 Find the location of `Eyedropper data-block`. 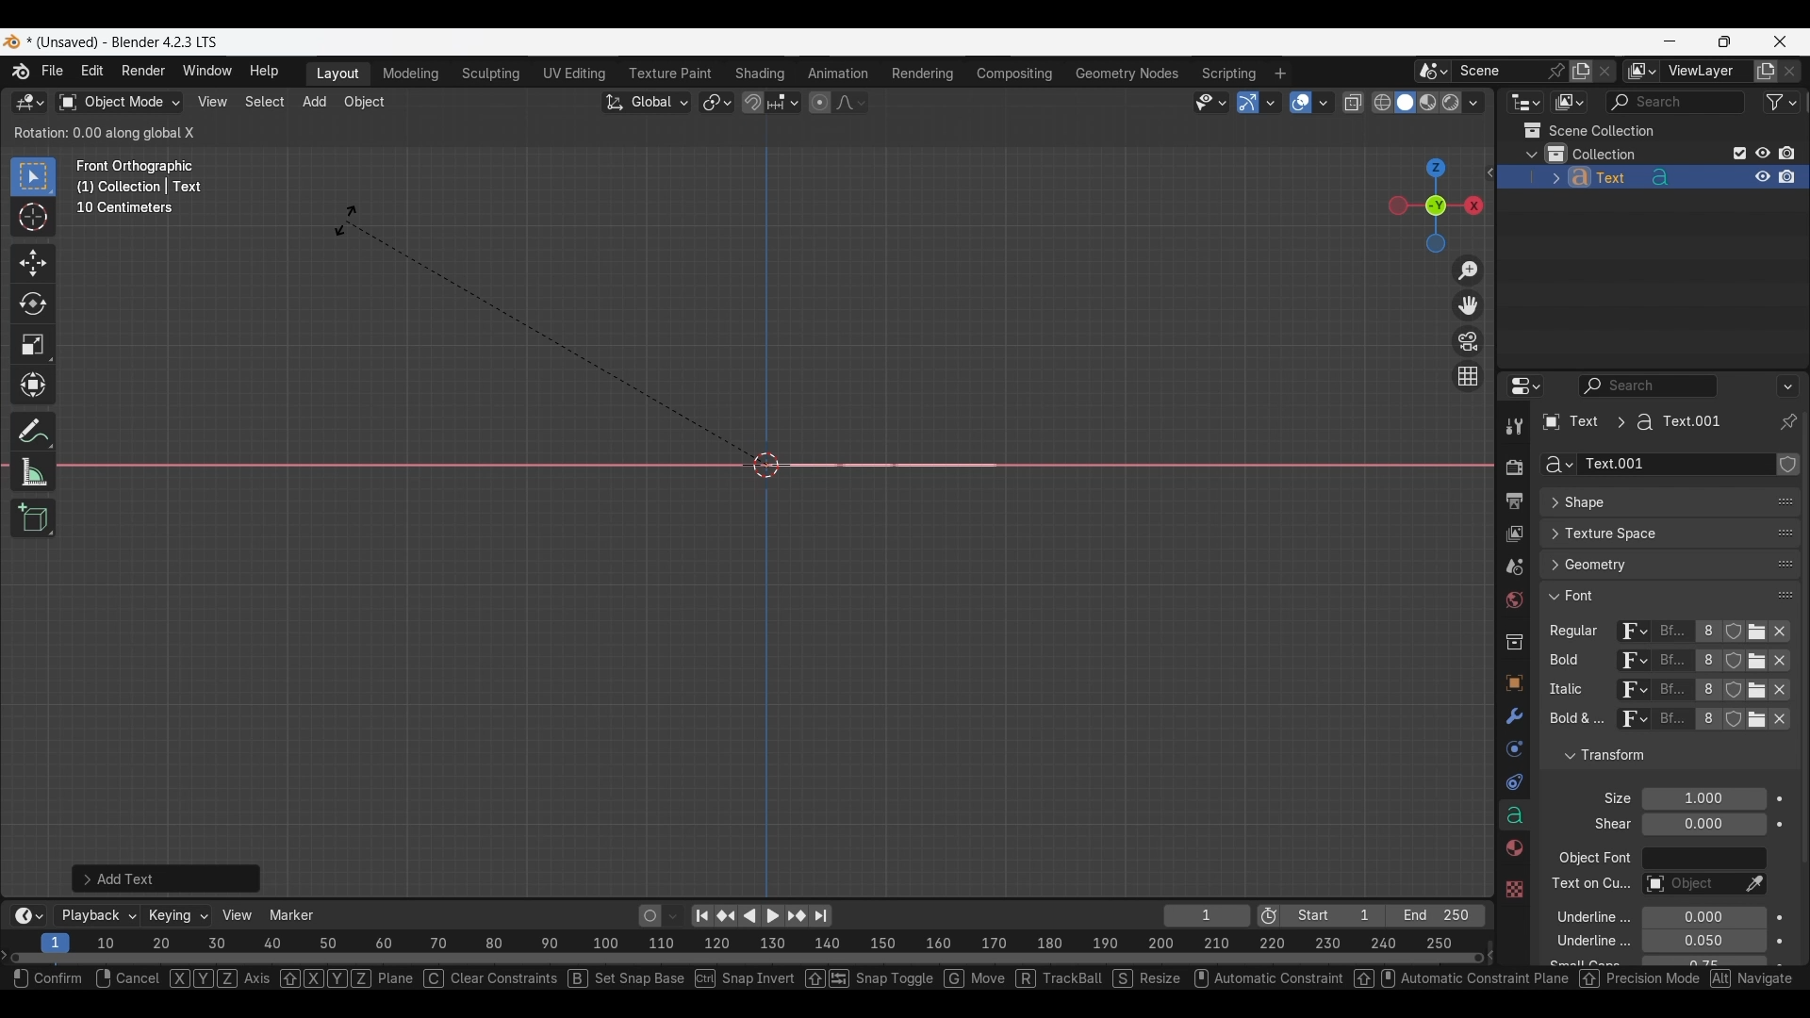

Eyedropper data-block is located at coordinates (1777, 496).